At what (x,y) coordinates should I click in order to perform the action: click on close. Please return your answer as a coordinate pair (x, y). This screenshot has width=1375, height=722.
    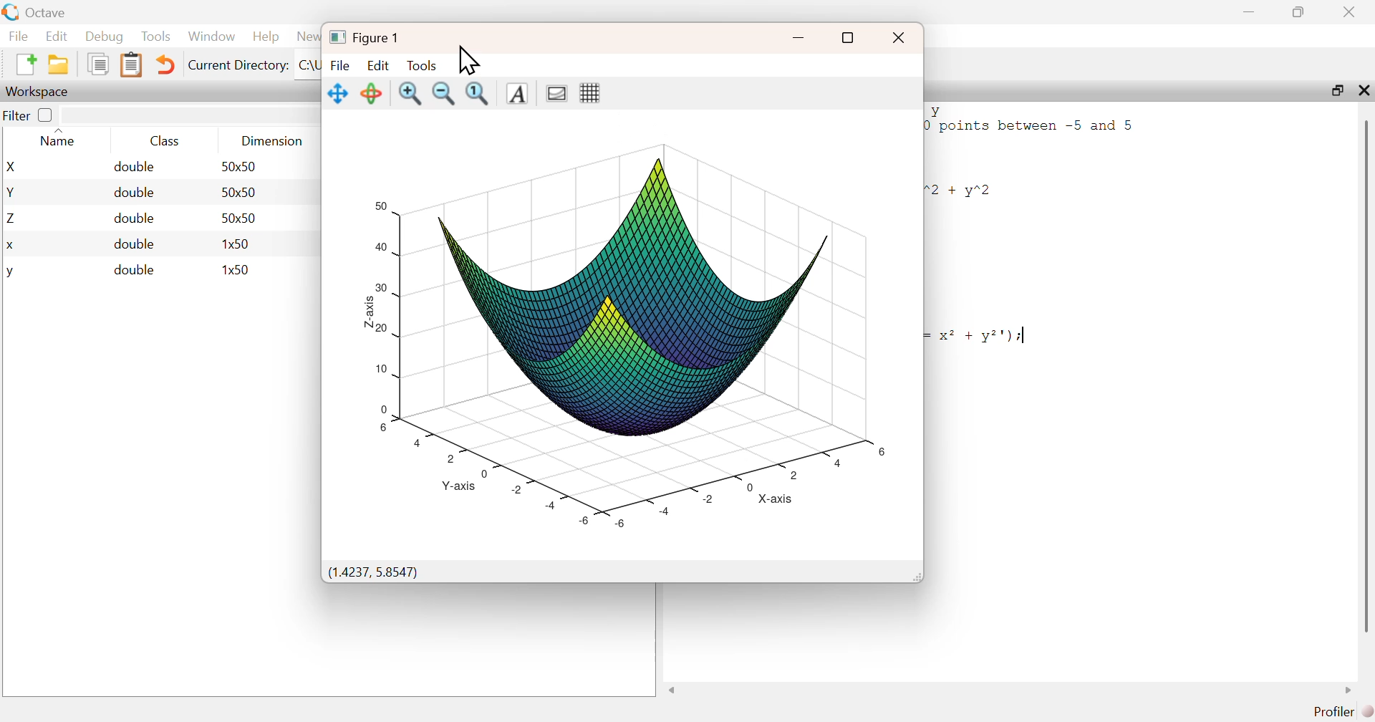
    Looking at the image, I should click on (1351, 11).